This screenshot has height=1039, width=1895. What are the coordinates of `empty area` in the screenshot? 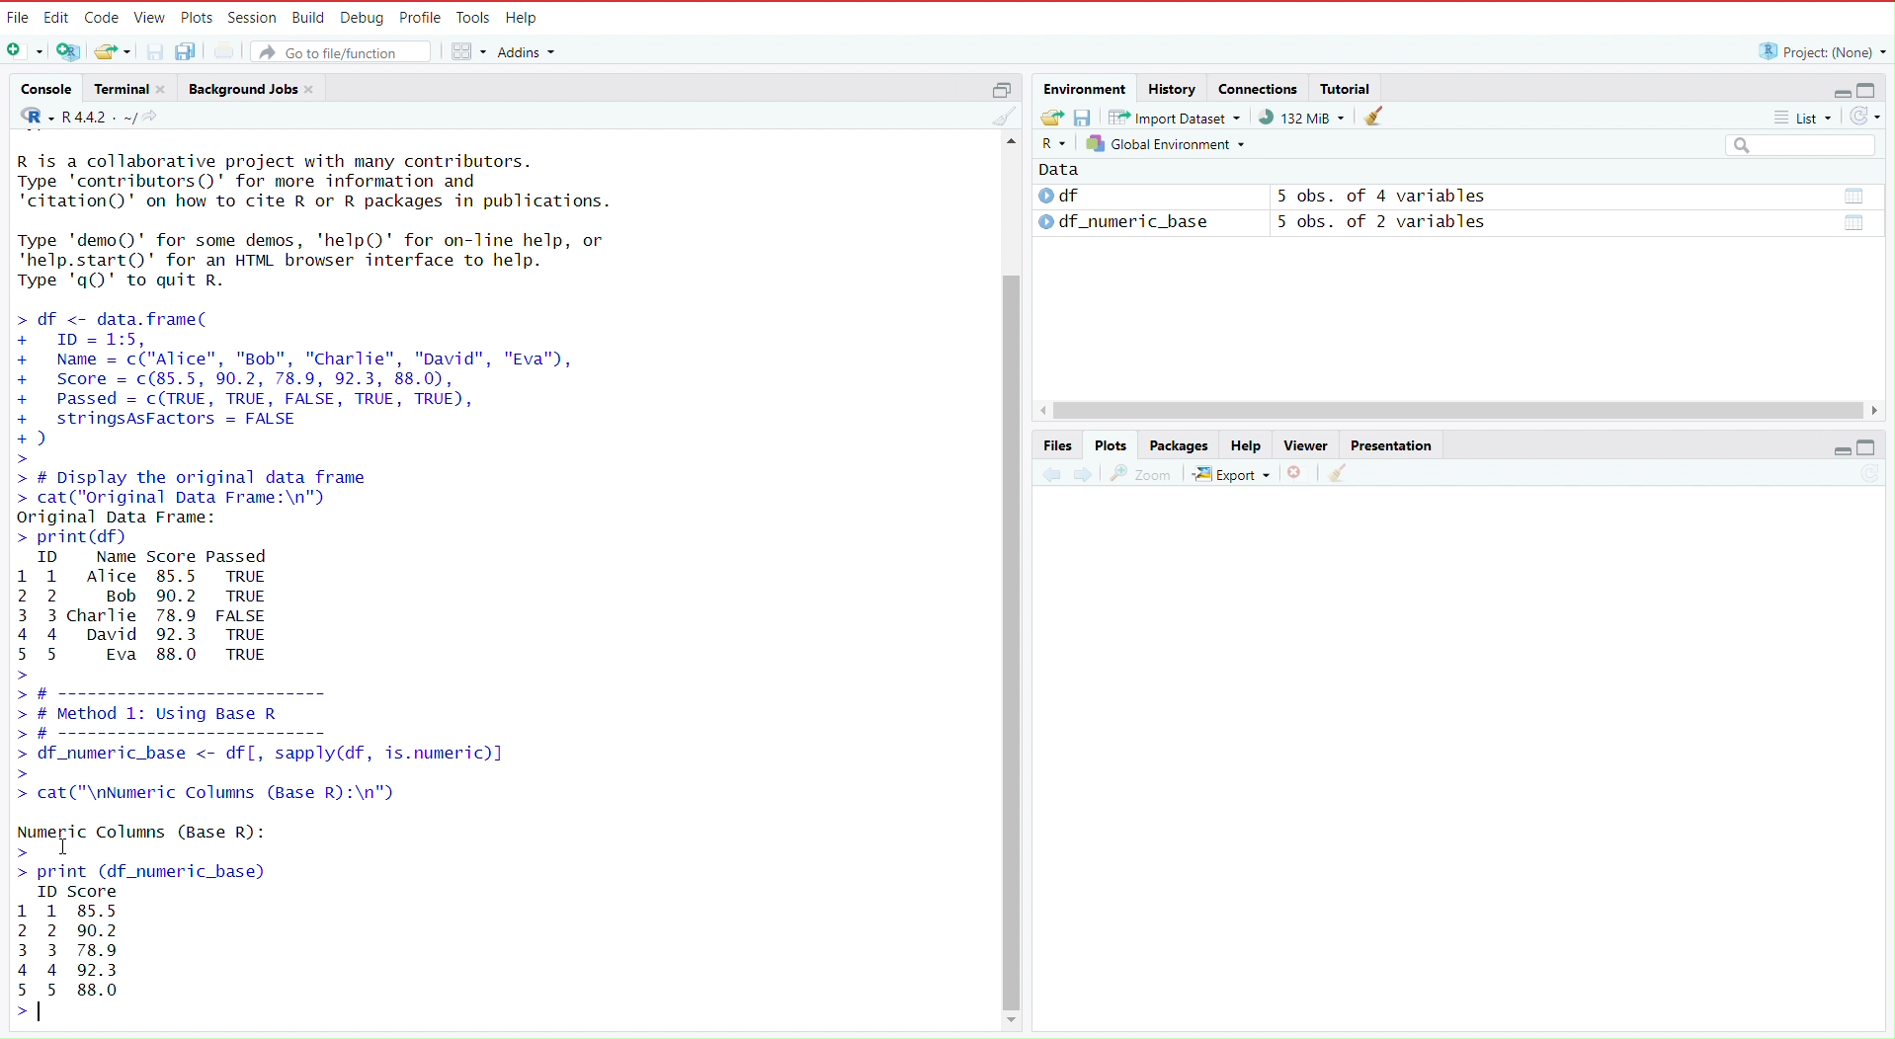 It's located at (1452, 772).